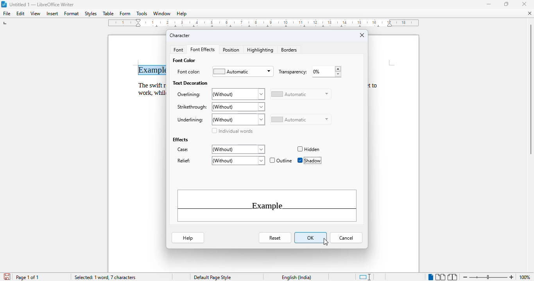  Describe the element at coordinates (180, 36) in the screenshot. I see `character` at that location.